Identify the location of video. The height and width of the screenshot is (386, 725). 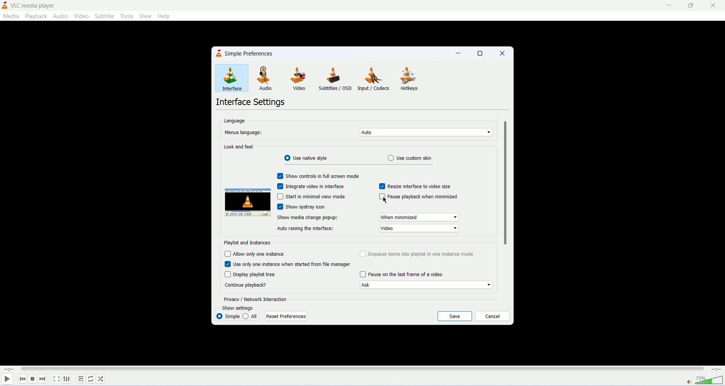
(82, 15).